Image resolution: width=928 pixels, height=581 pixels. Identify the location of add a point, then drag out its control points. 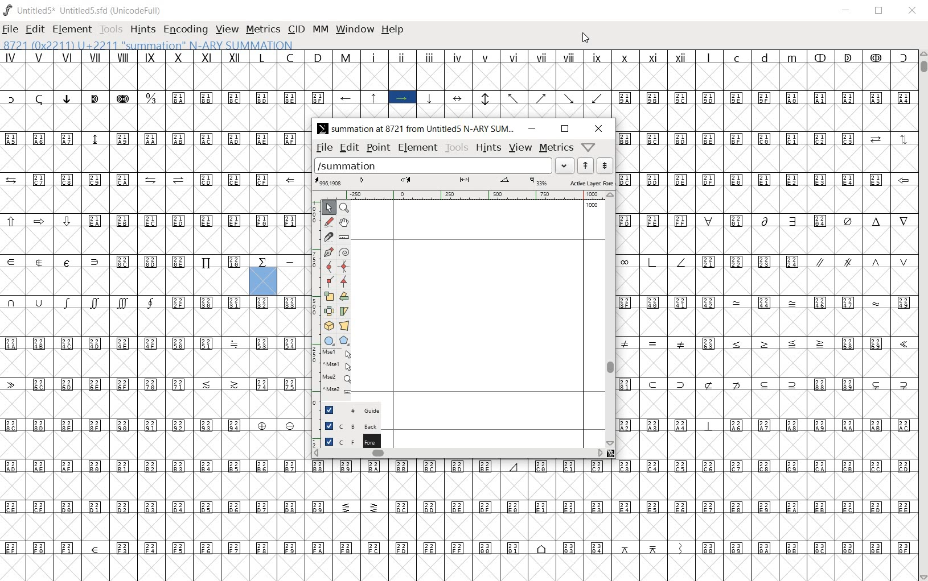
(329, 251).